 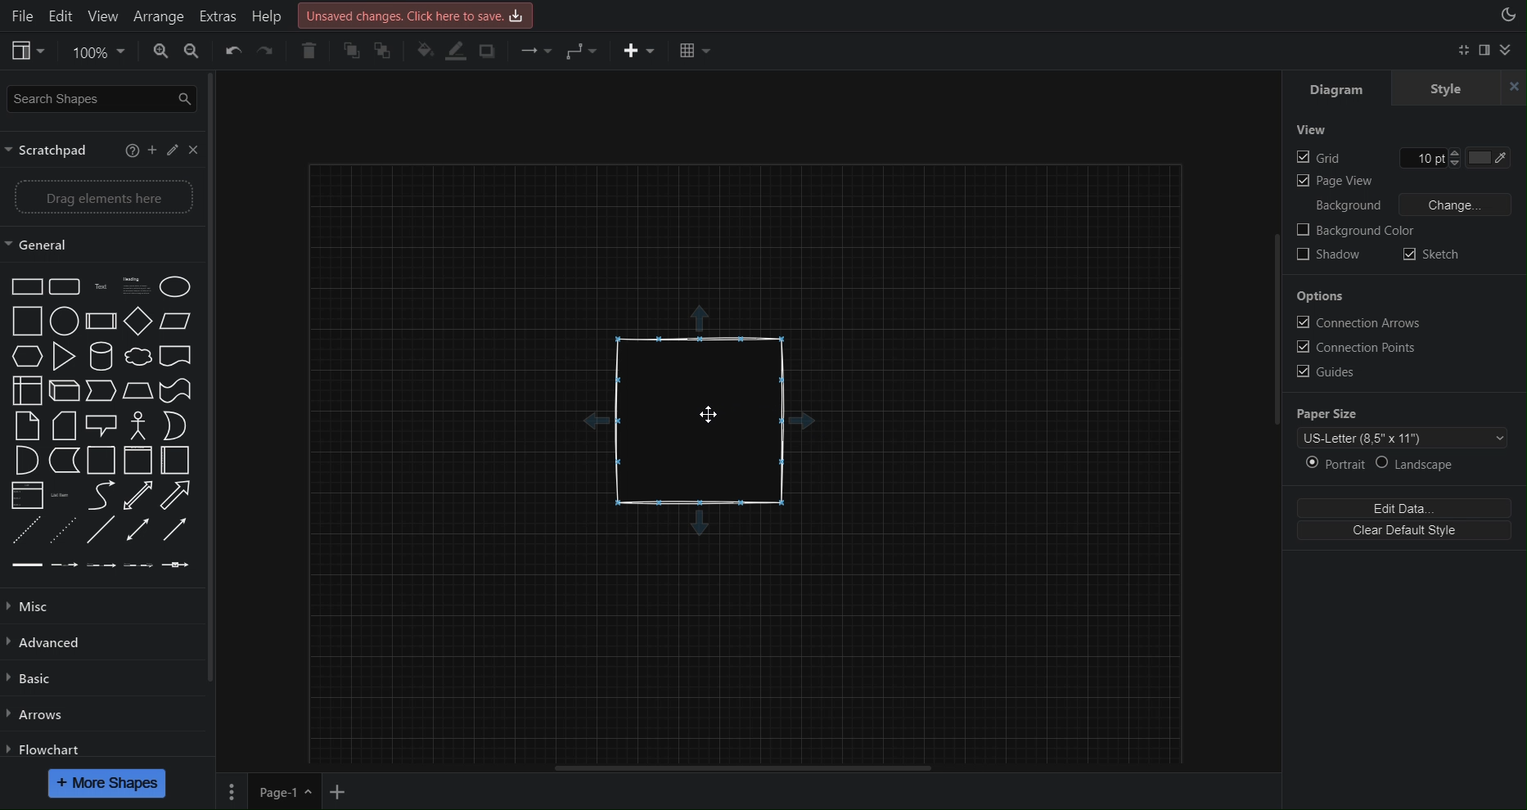 I want to click on Unsaved changes. Click here to save, so click(x=414, y=14).